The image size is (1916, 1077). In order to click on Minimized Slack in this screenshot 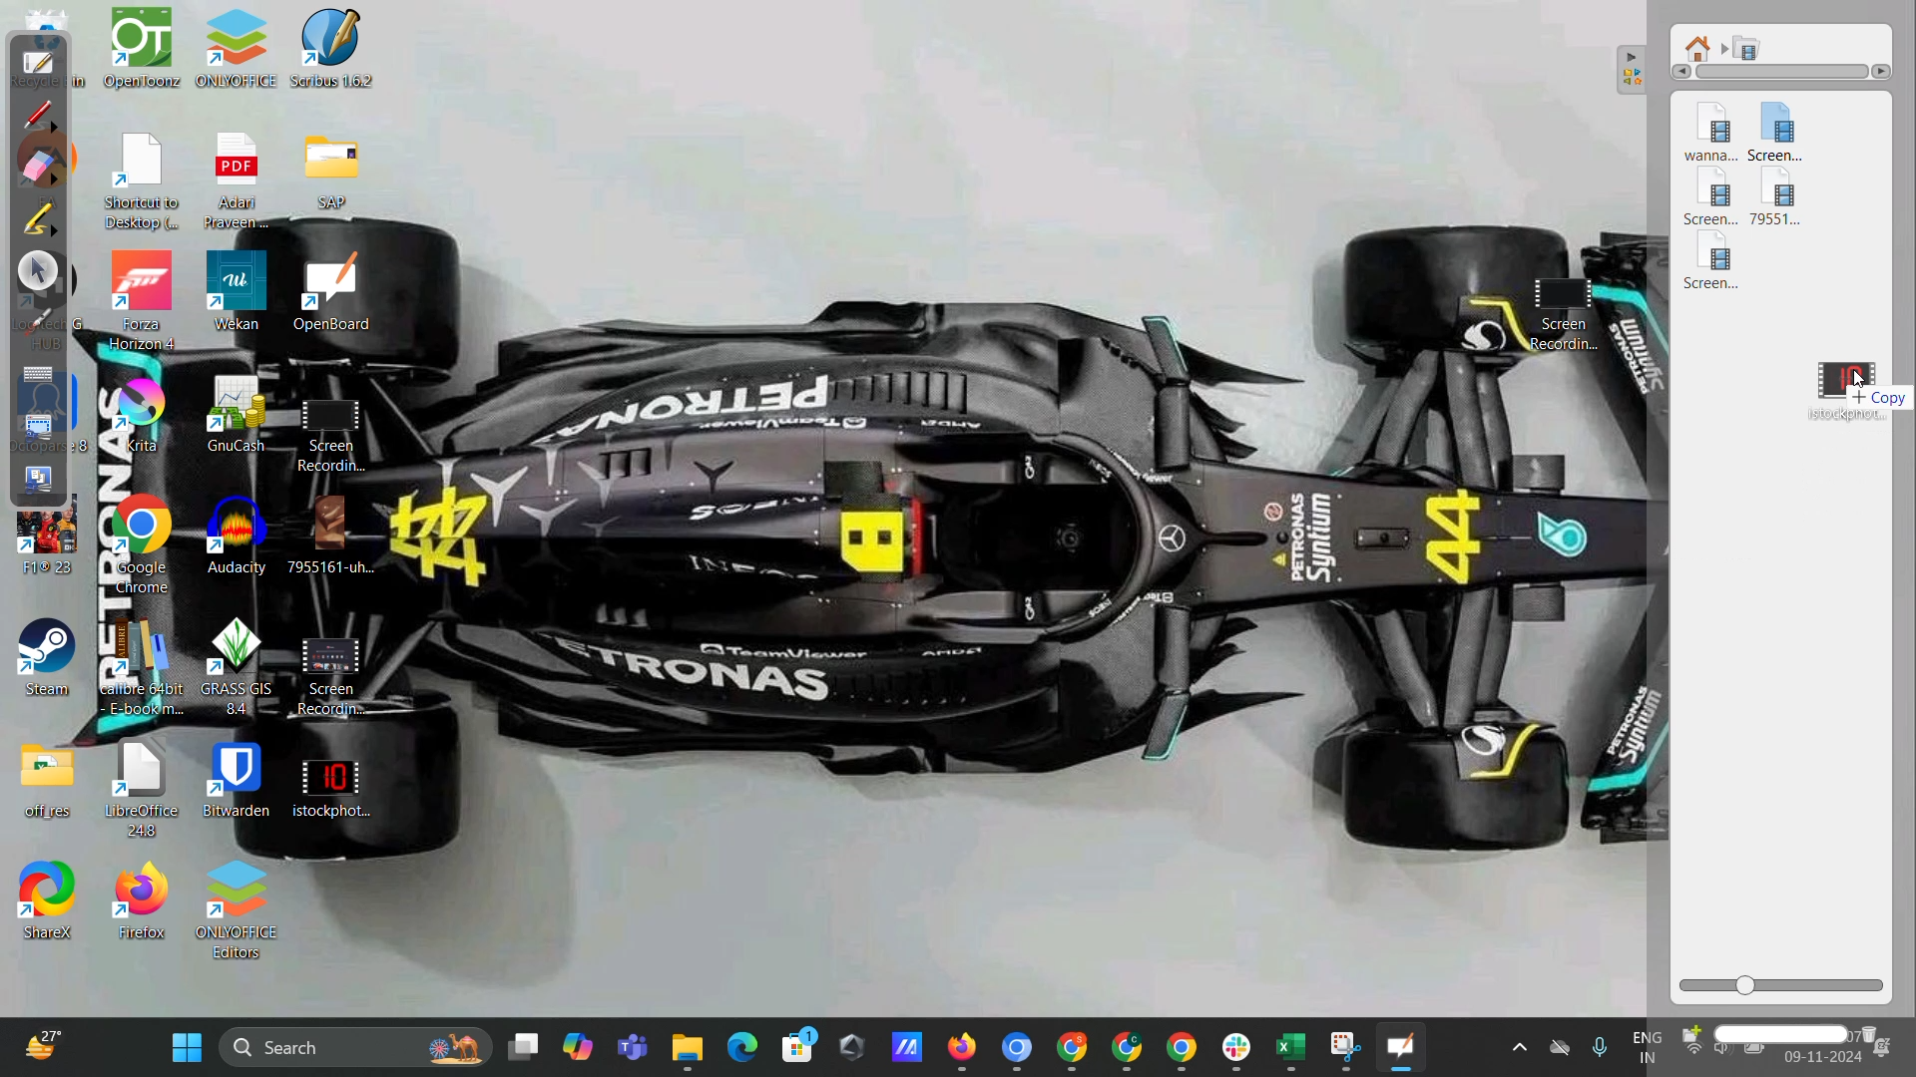, I will do `click(1238, 1049)`.